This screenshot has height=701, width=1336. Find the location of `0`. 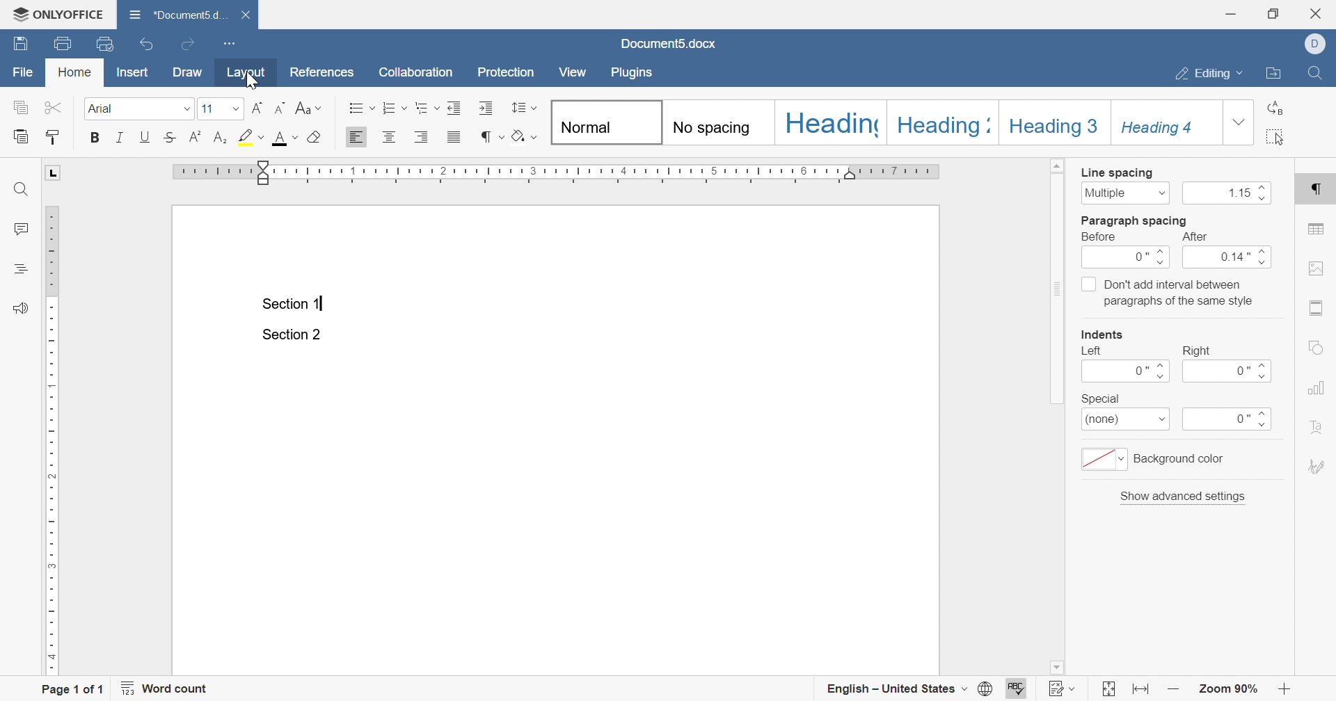

0 is located at coordinates (1228, 420).